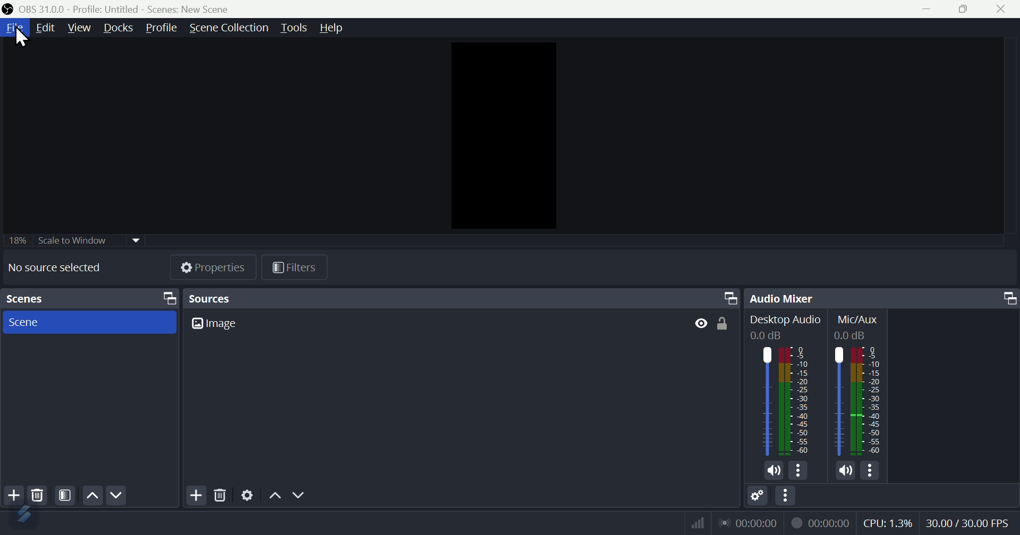  What do you see at coordinates (940, 525) in the screenshot?
I see `Performance bar paanchala` at bounding box center [940, 525].